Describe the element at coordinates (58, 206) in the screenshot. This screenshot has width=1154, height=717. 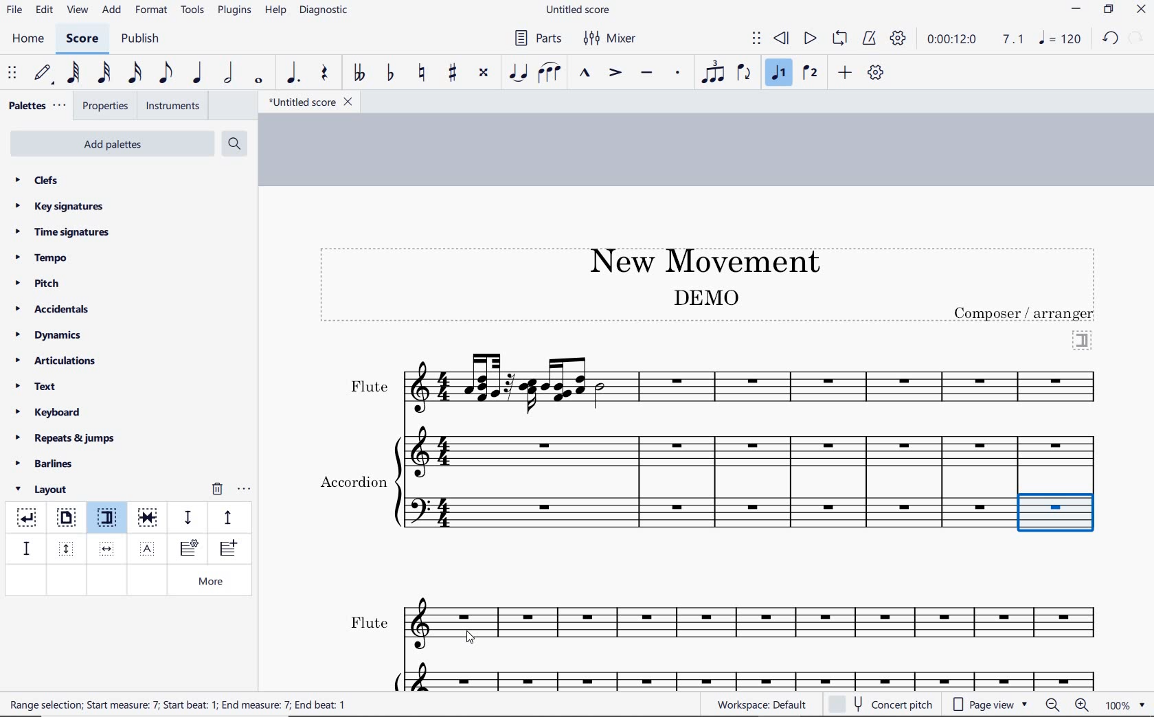
I see `key signatures` at that location.